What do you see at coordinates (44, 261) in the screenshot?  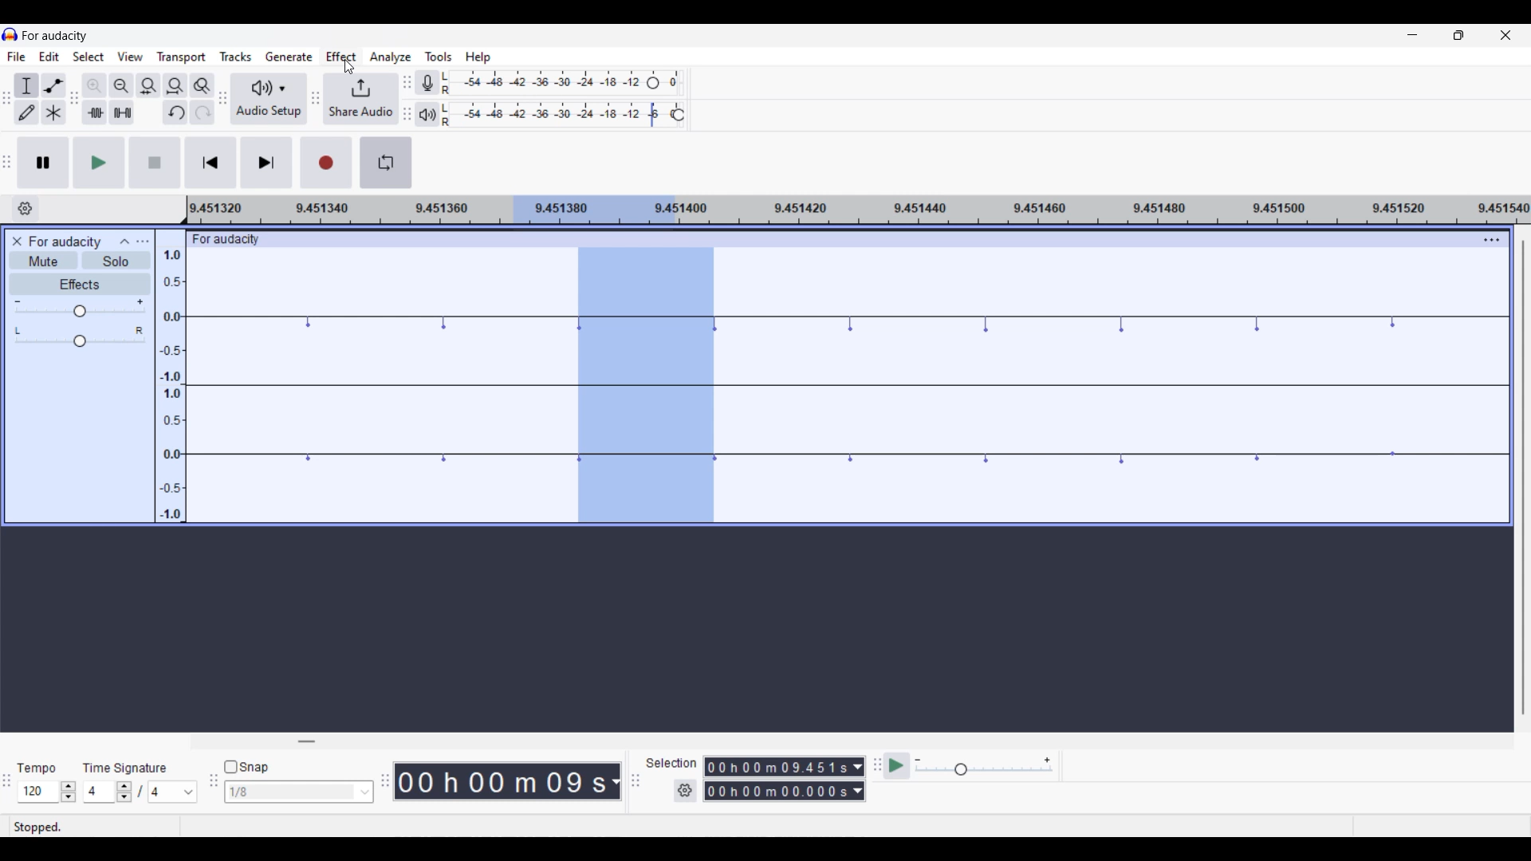 I see `Mute` at bounding box center [44, 261].